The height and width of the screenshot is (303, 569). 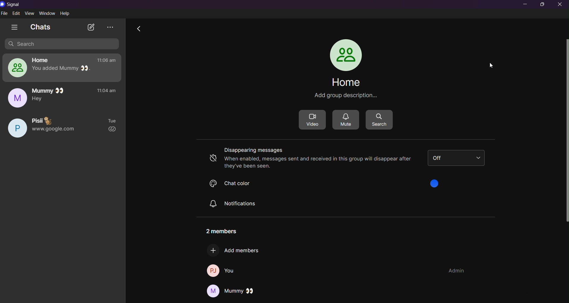 What do you see at coordinates (543, 4) in the screenshot?
I see `maximize` at bounding box center [543, 4].